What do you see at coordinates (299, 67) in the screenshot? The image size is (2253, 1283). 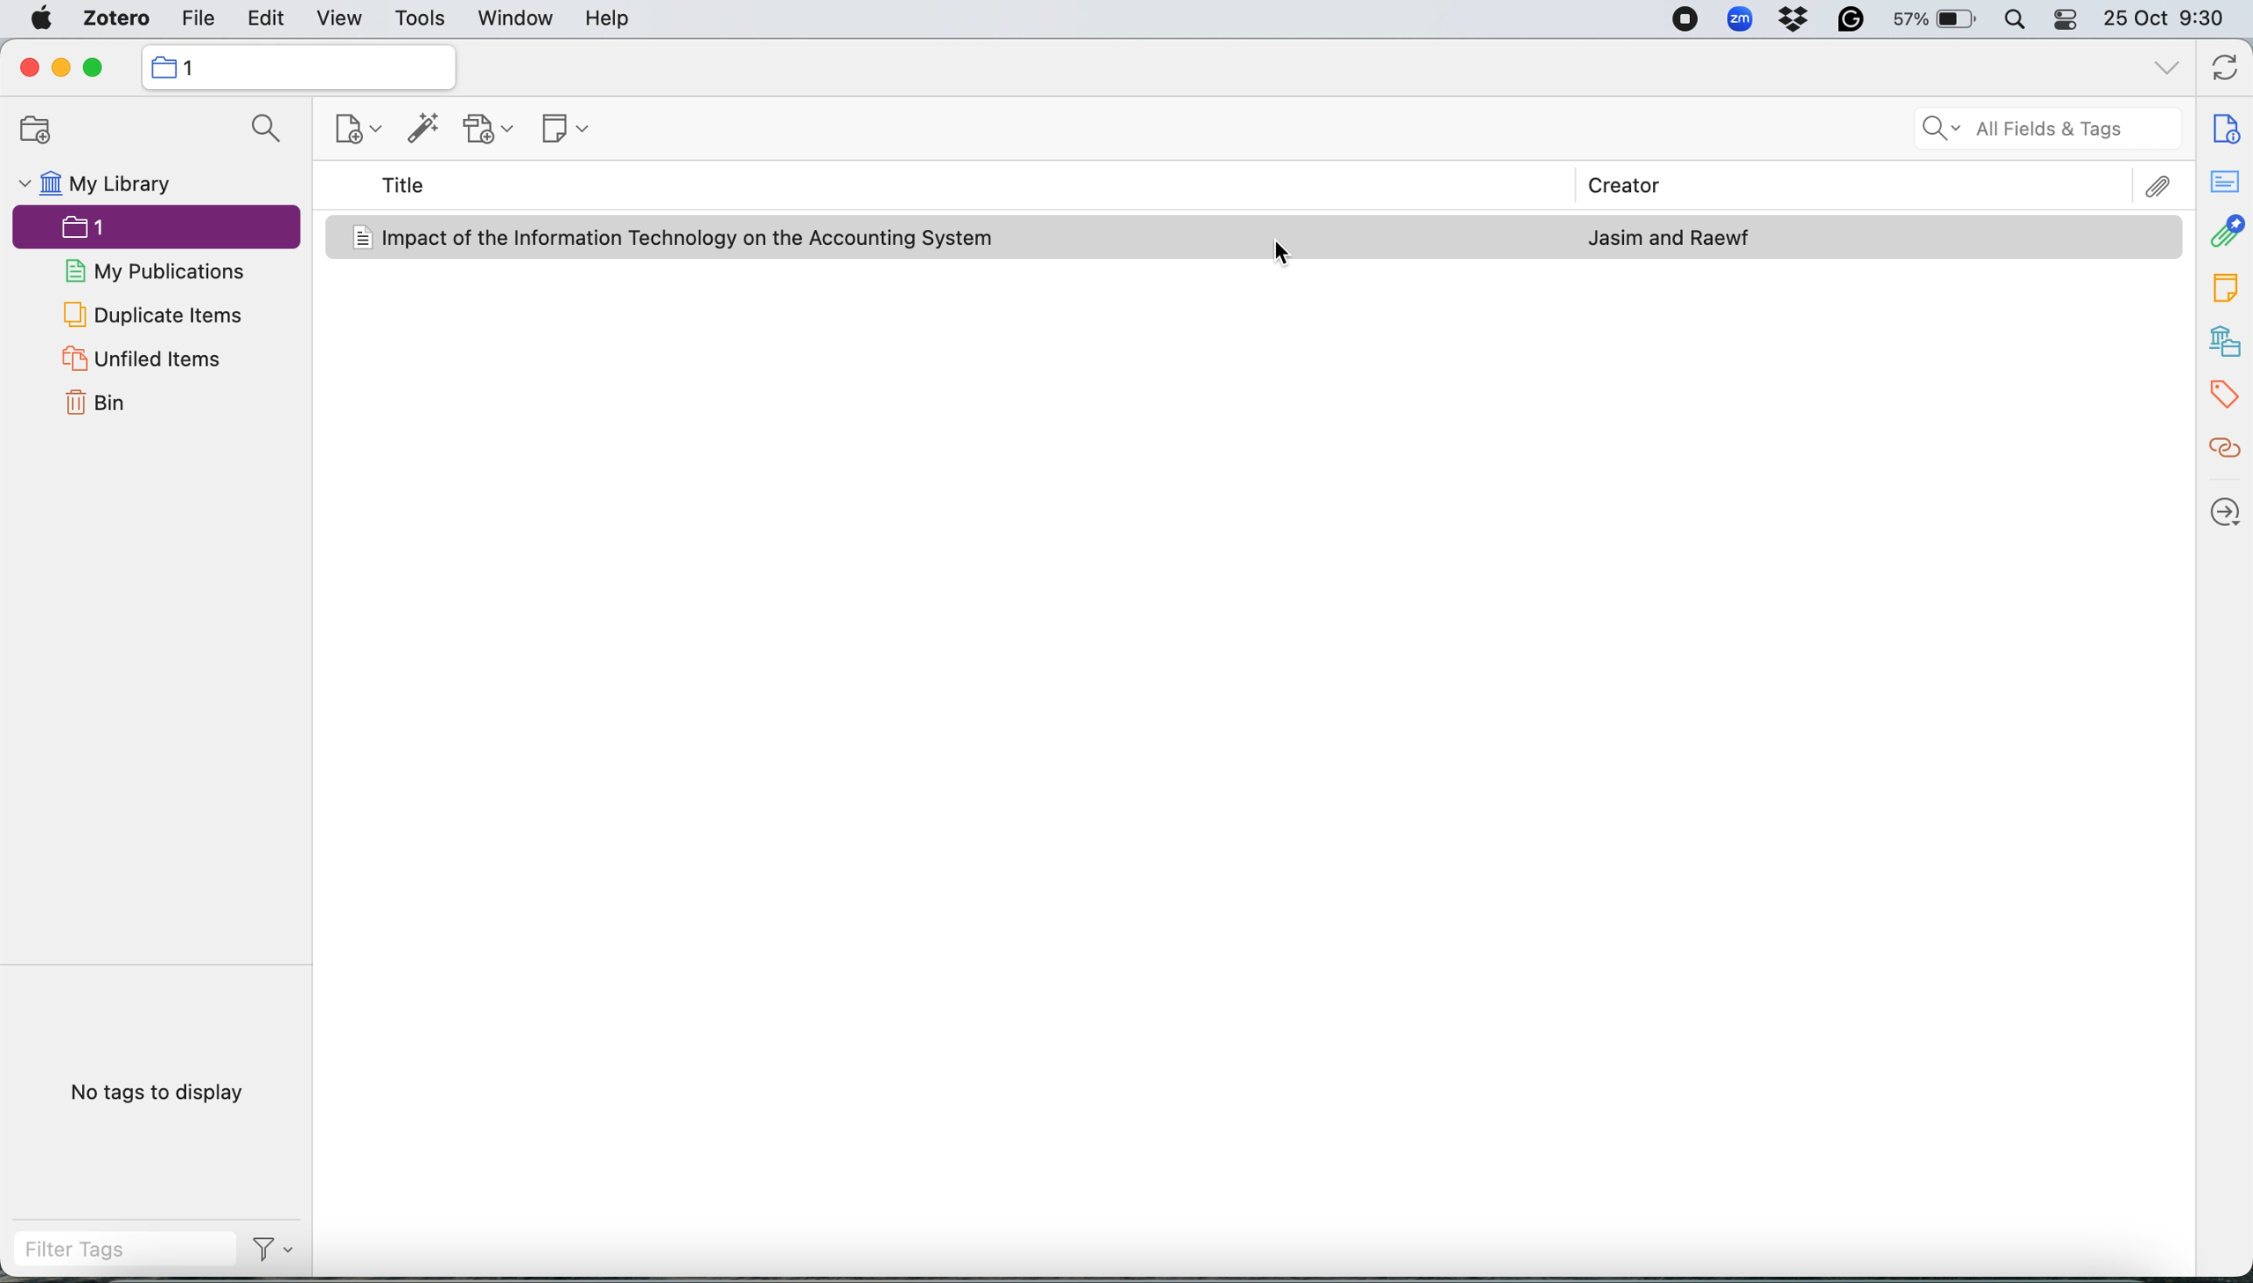 I see `collection` at bounding box center [299, 67].